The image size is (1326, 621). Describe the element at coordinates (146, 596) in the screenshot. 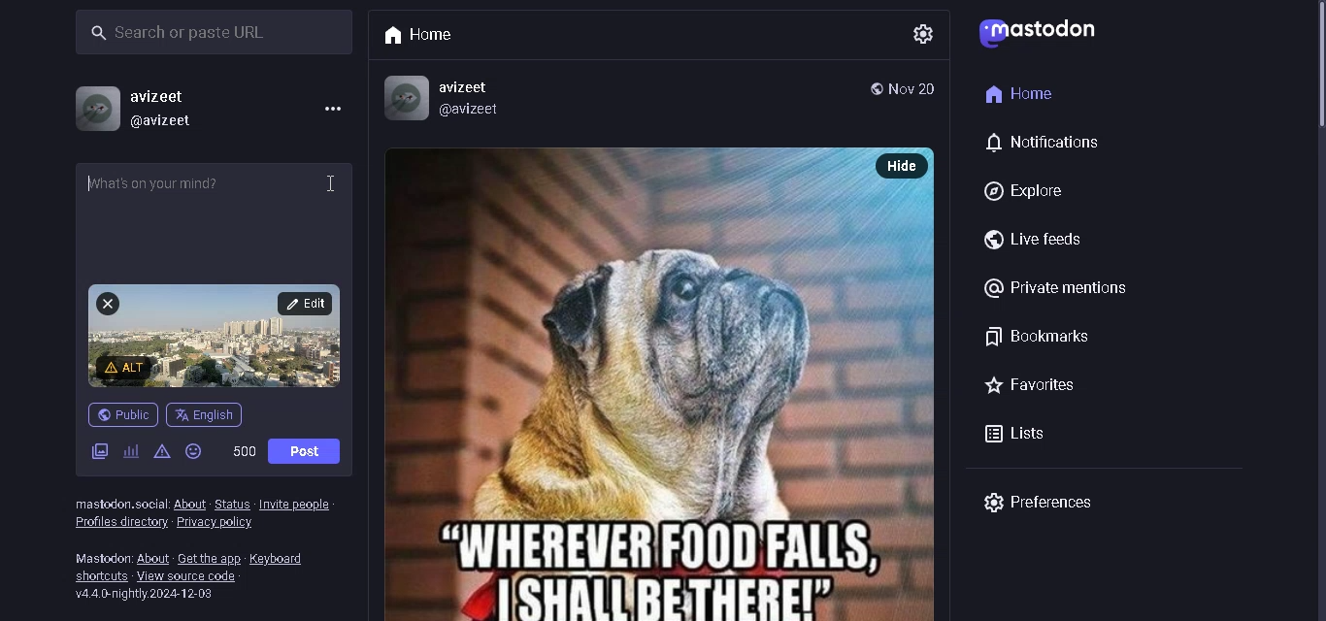

I see `version` at that location.